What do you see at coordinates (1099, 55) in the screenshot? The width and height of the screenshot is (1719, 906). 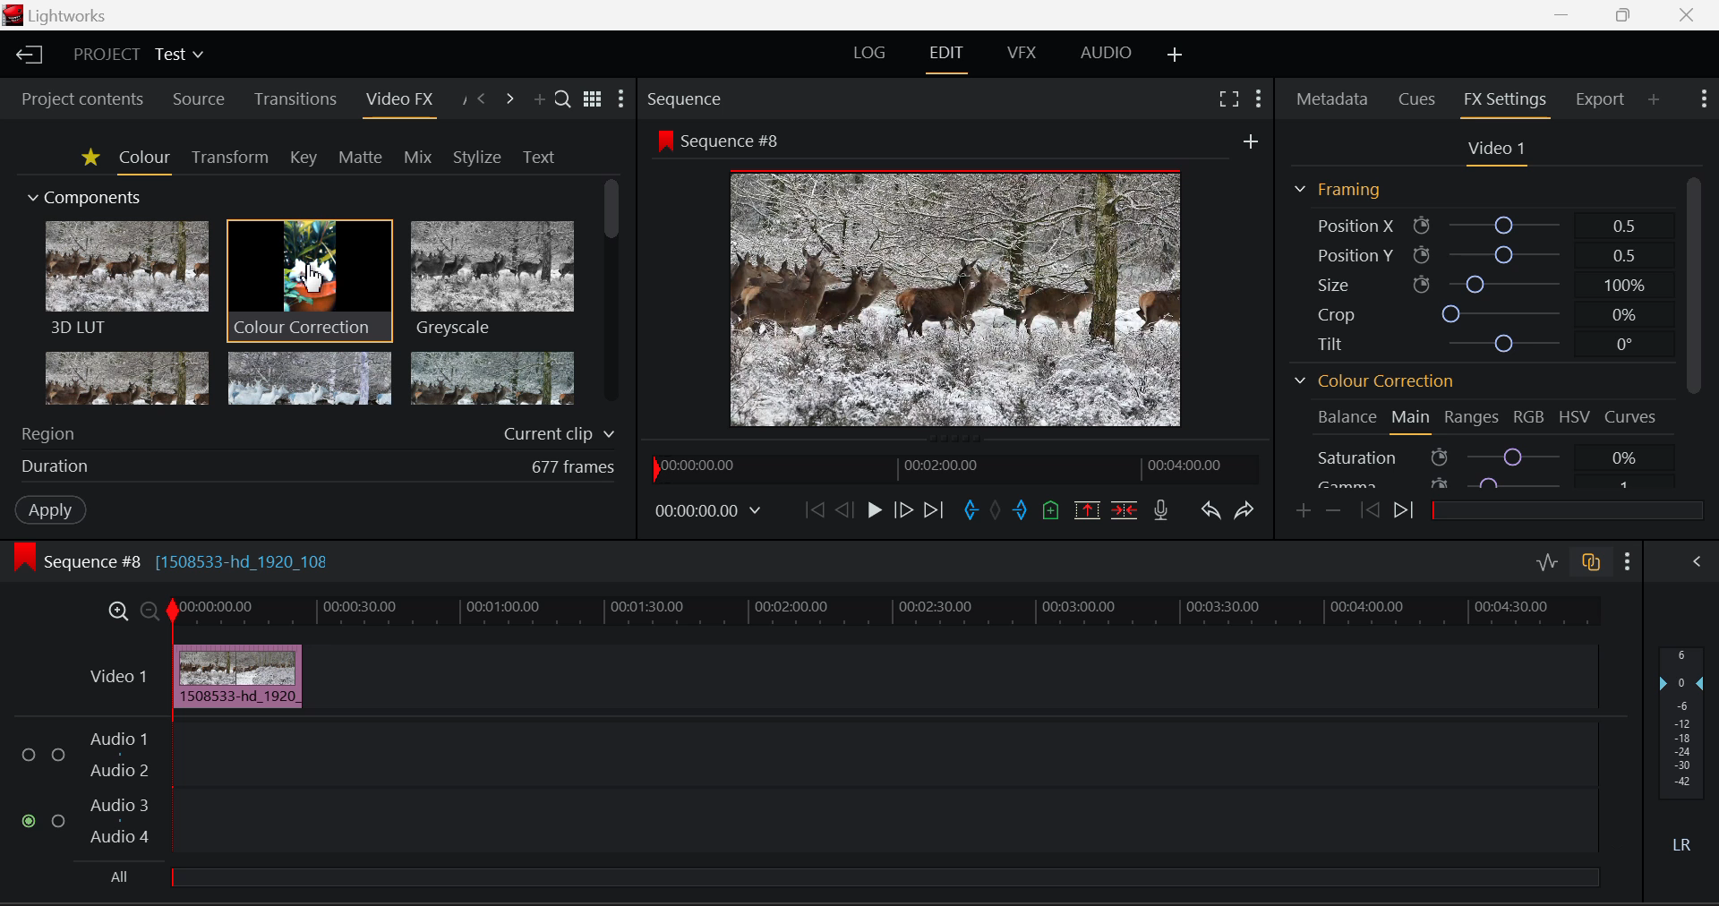 I see `AUDIO Layout` at bounding box center [1099, 55].